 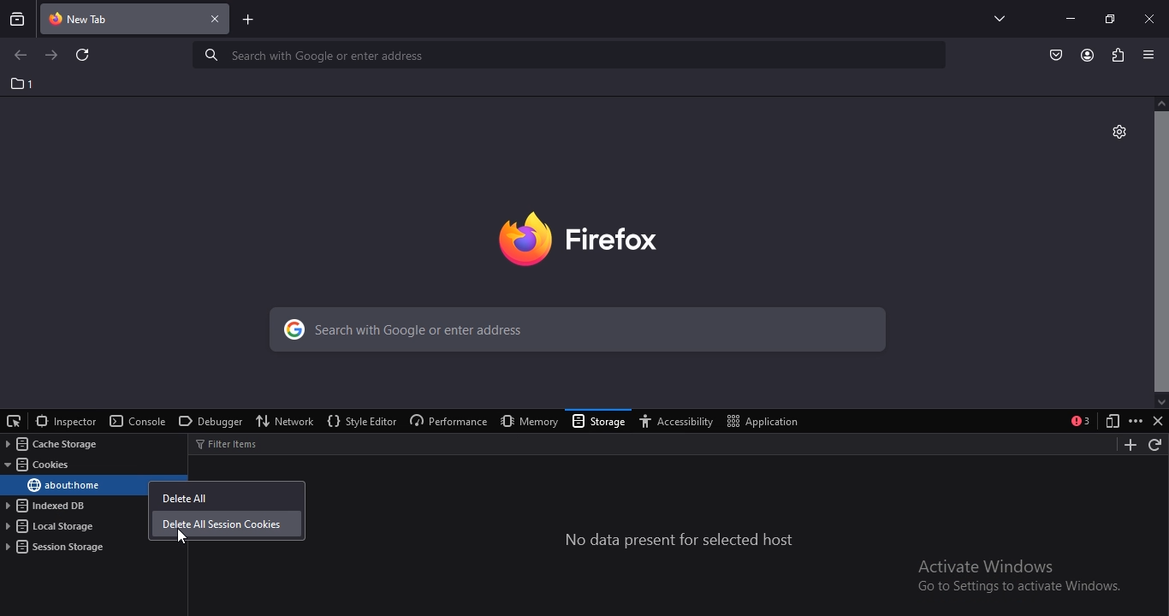 I want to click on local storage, so click(x=52, y=527).